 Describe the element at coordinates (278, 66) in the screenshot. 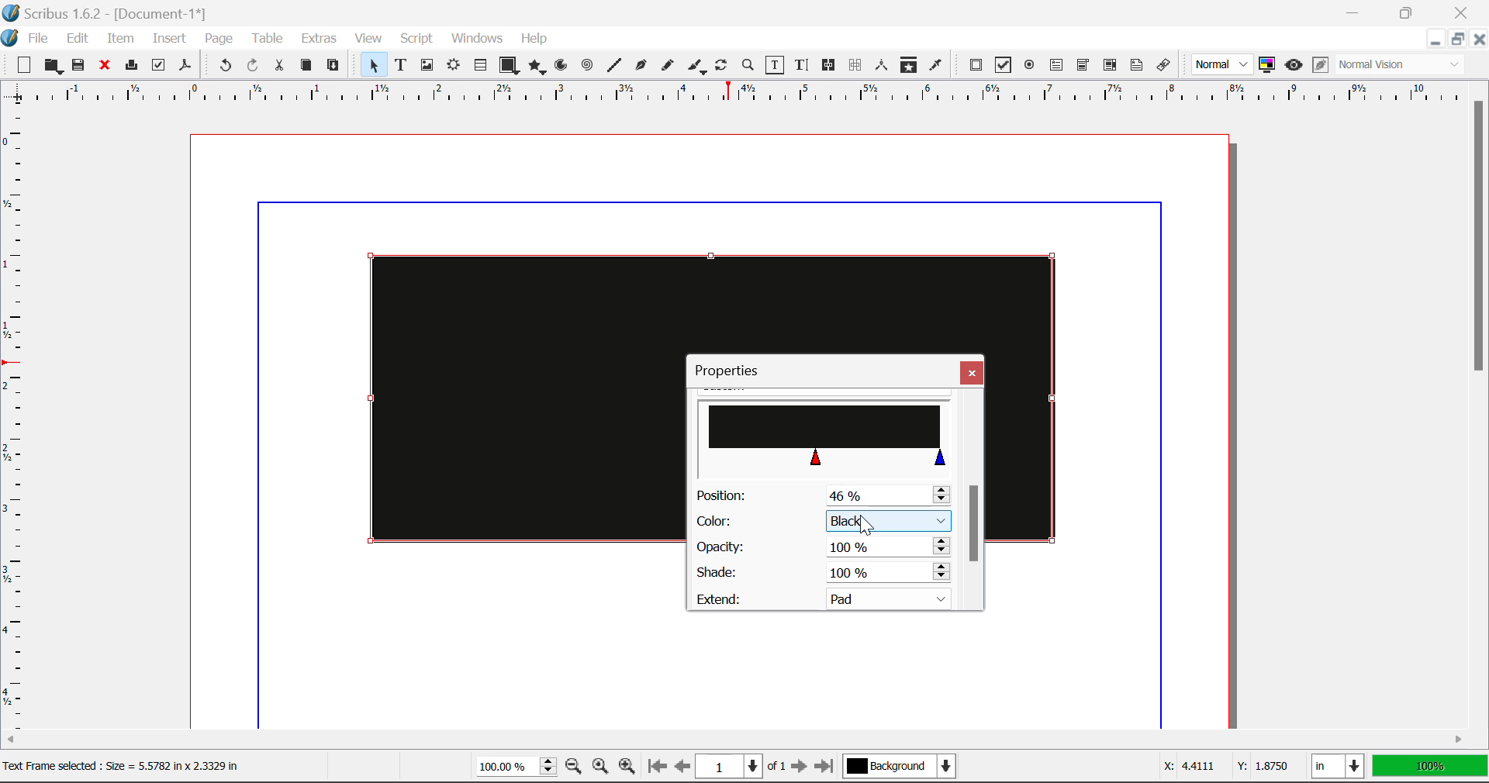

I see `Cut` at that location.